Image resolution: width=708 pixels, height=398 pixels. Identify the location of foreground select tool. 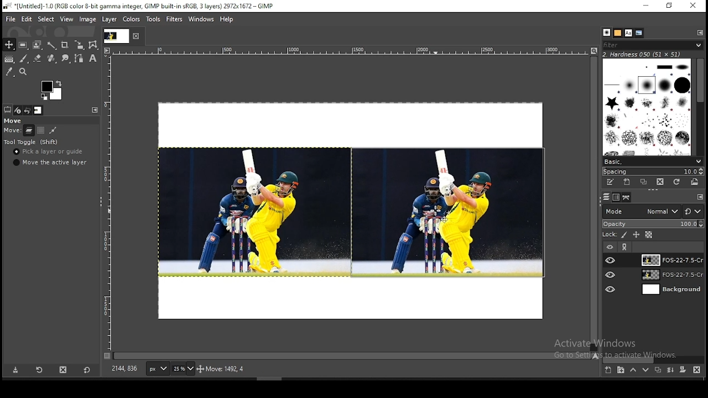
(38, 44).